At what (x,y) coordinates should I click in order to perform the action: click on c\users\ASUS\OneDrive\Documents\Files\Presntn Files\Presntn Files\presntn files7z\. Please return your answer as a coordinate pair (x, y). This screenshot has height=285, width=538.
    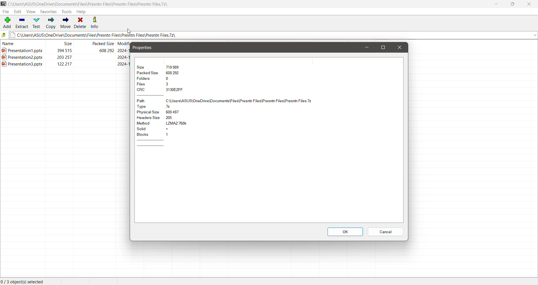
    Looking at the image, I should click on (96, 4).